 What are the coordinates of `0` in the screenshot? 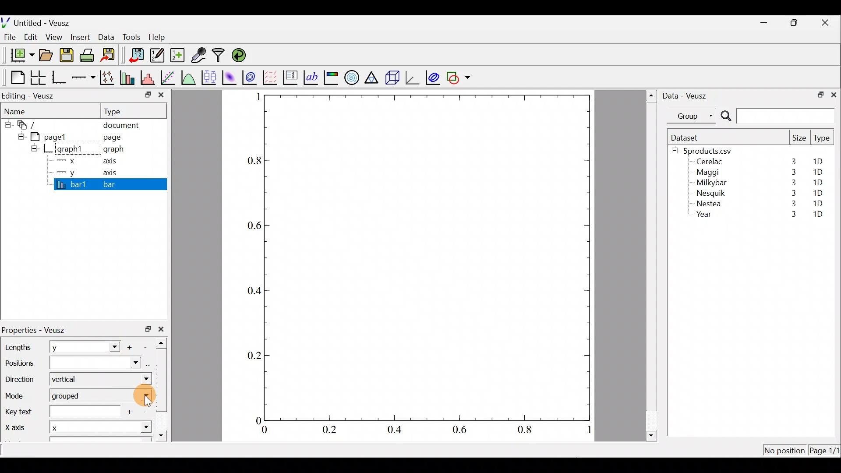 It's located at (257, 420).